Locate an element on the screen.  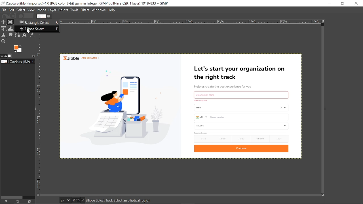
File is located at coordinates (4, 10).